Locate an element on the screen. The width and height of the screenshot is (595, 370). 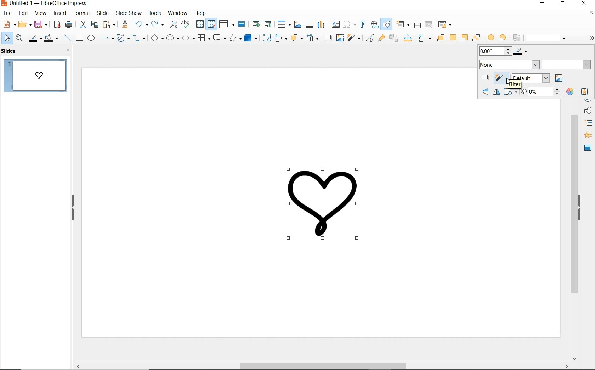
interaction is located at coordinates (584, 91).